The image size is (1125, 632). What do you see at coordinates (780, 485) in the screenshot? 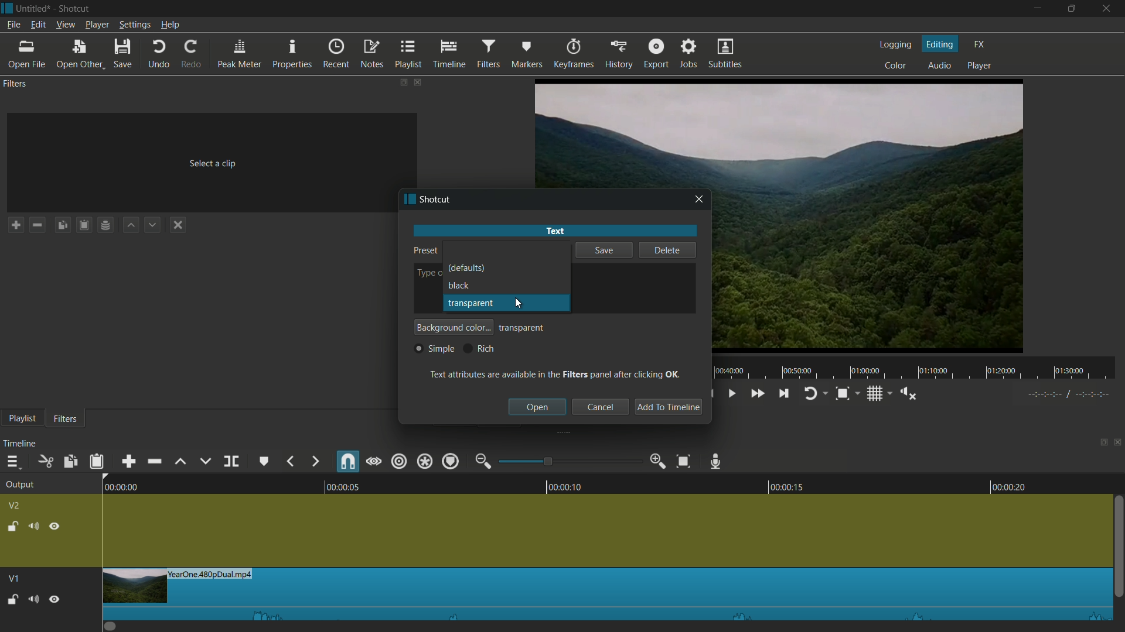
I see `00:00:15` at bounding box center [780, 485].